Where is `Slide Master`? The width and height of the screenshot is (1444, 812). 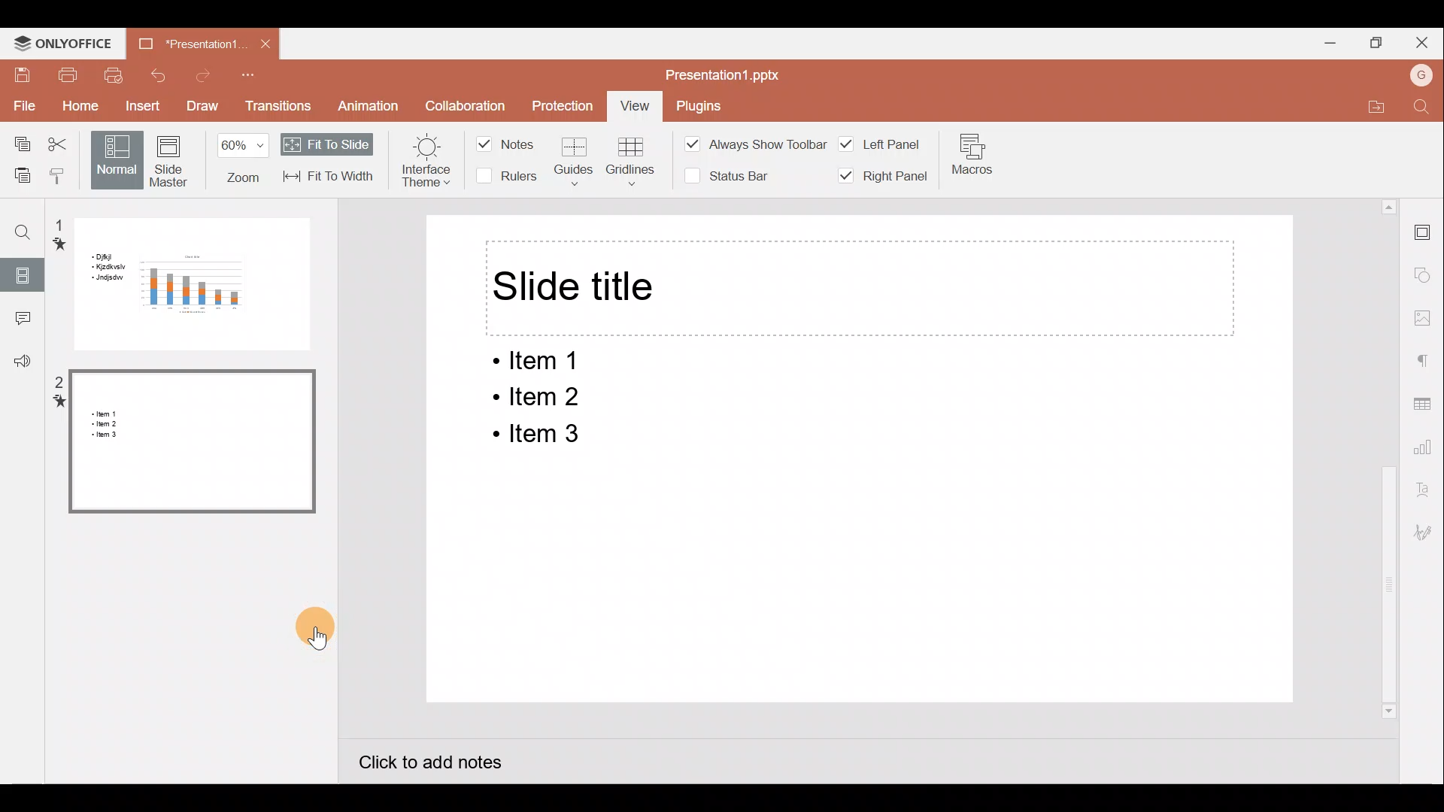
Slide Master is located at coordinates (168, 159).